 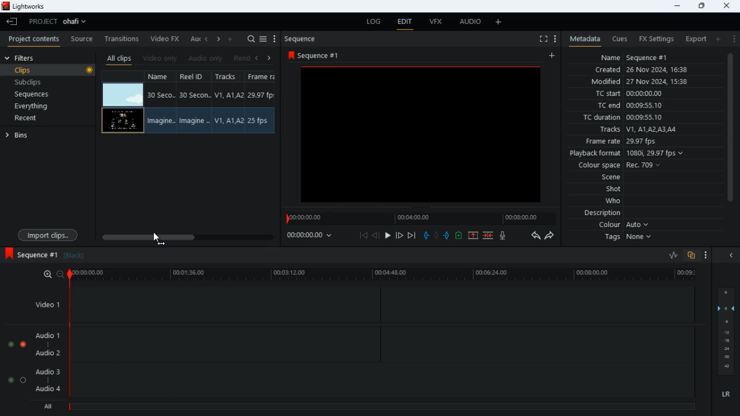 I want to click on playback format, so click(x=630, y=153).